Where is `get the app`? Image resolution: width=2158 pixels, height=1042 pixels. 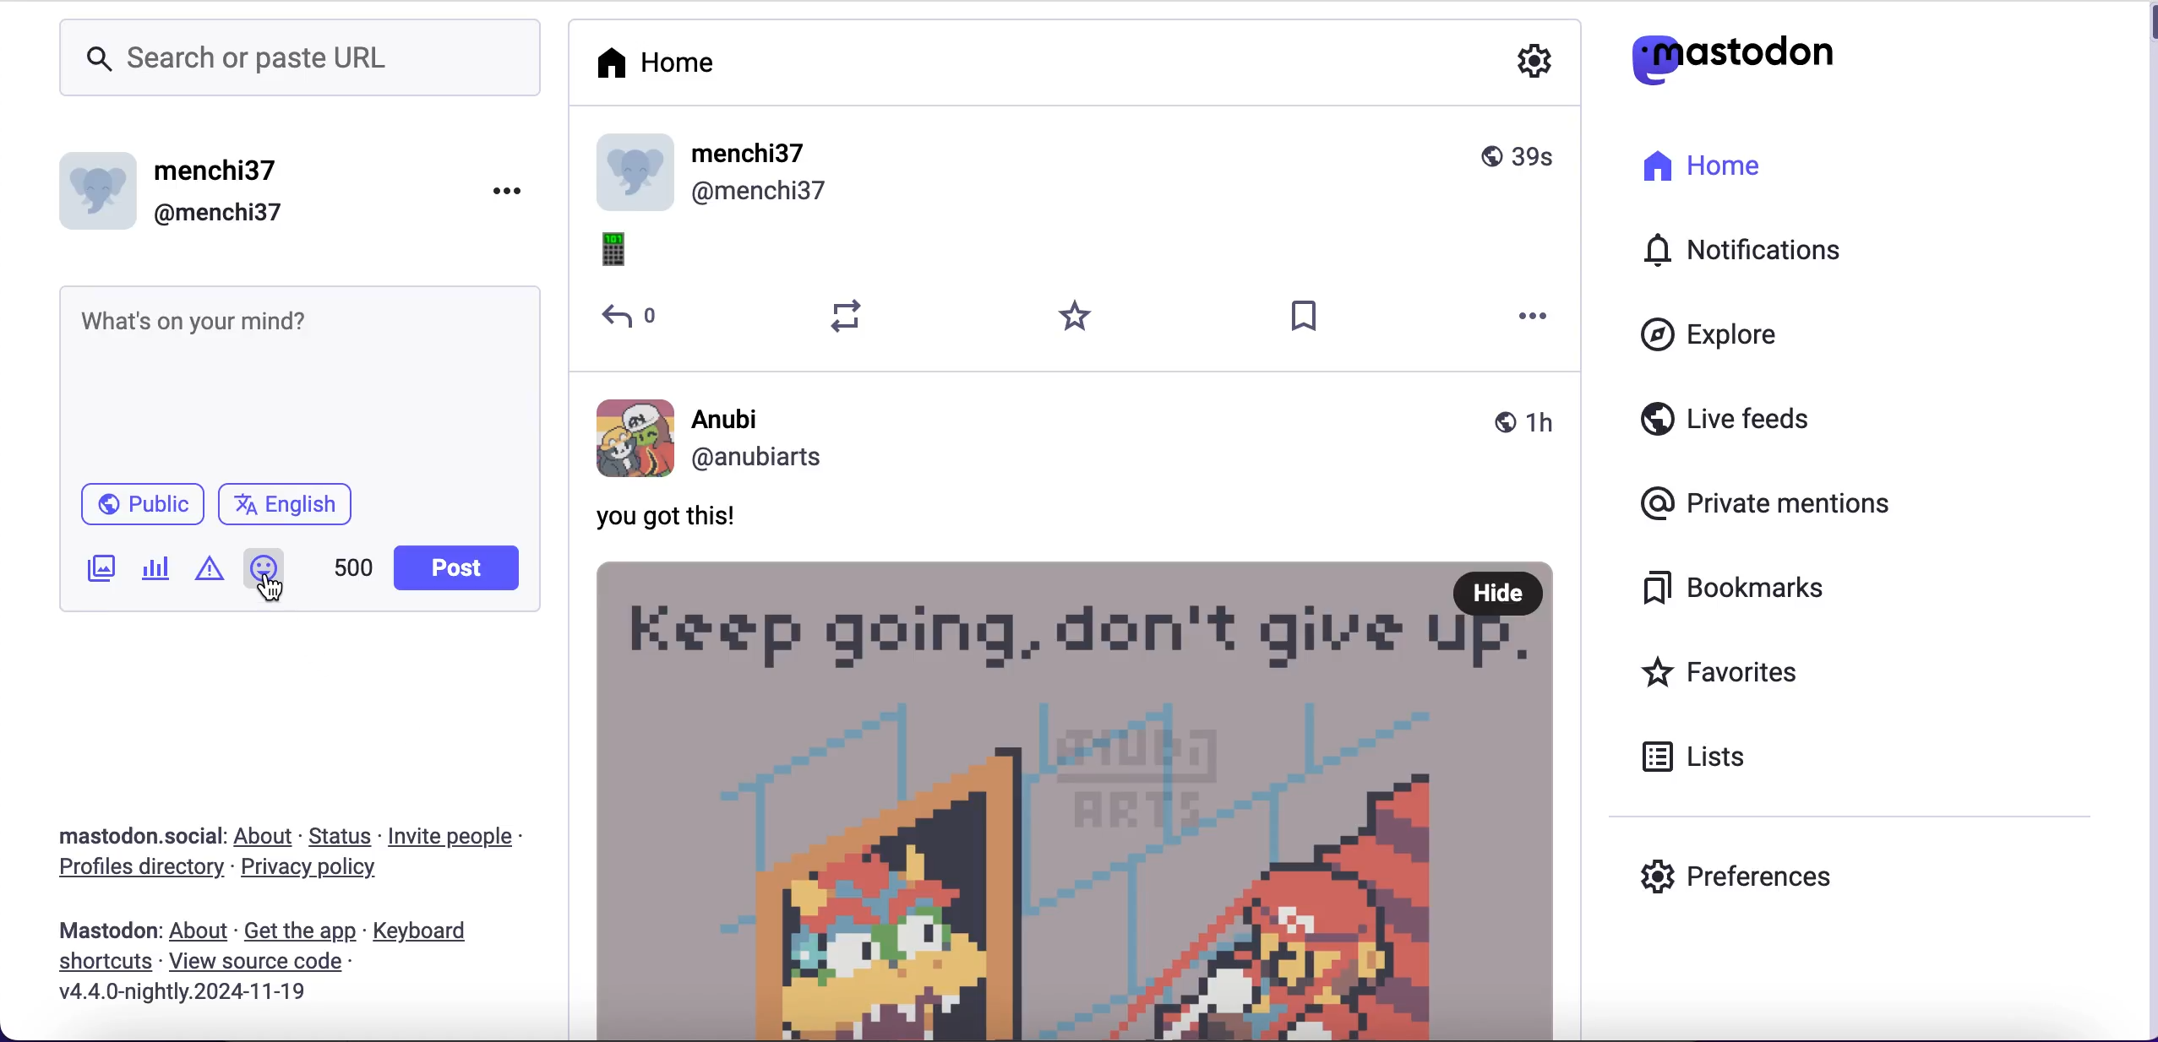
get the app is located at coordinates (302, 933).